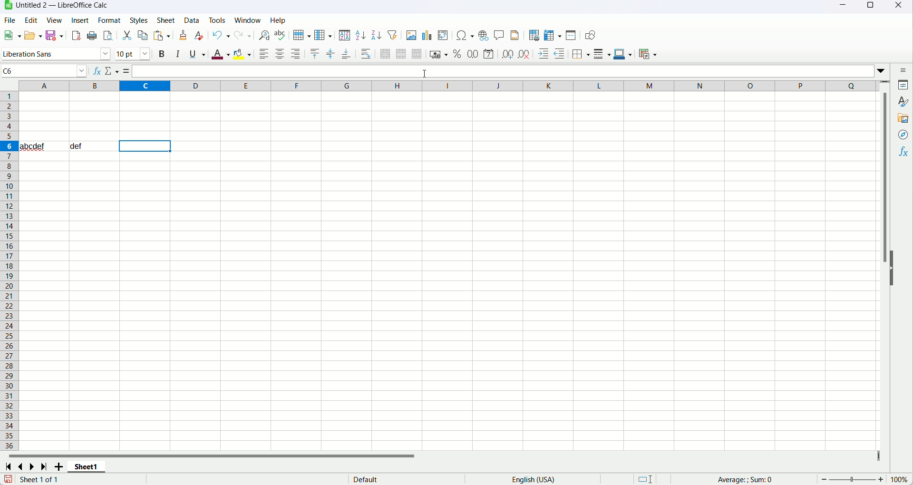  Describe the element at coordinates (58, 466) in the screenshot. I see `add new sheet` at that location.